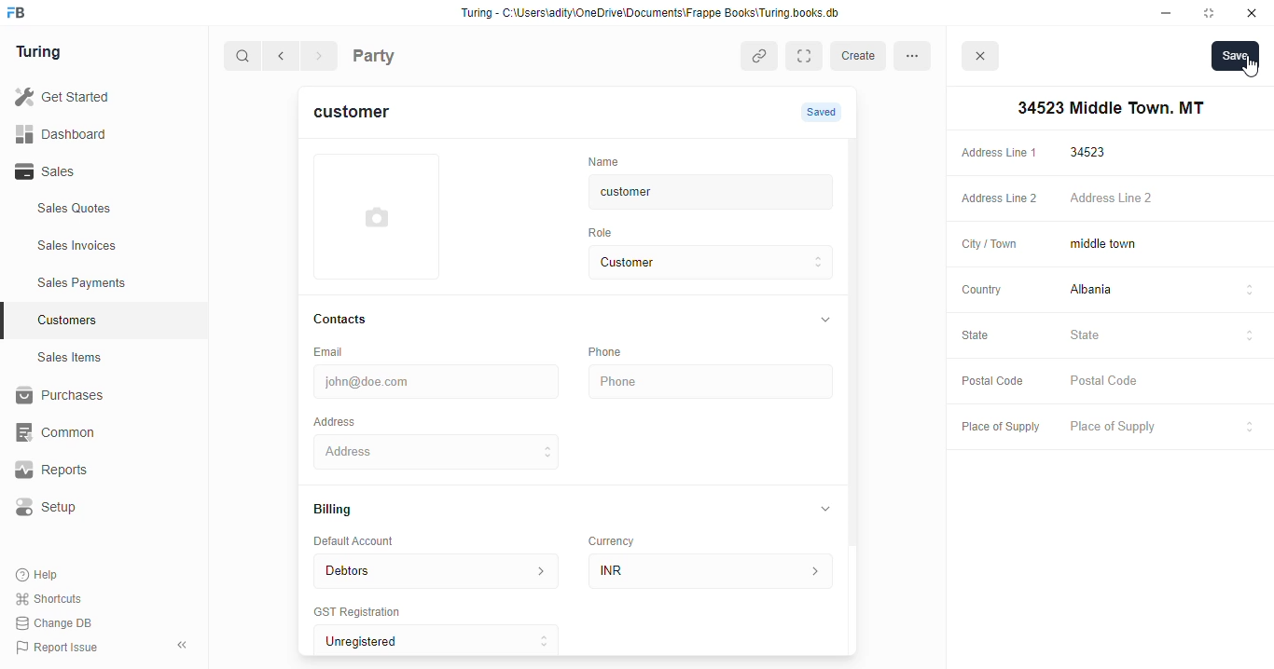 The width and height of the screenshot is (1274, 669). I want to click on Phone, so click(713, 382).